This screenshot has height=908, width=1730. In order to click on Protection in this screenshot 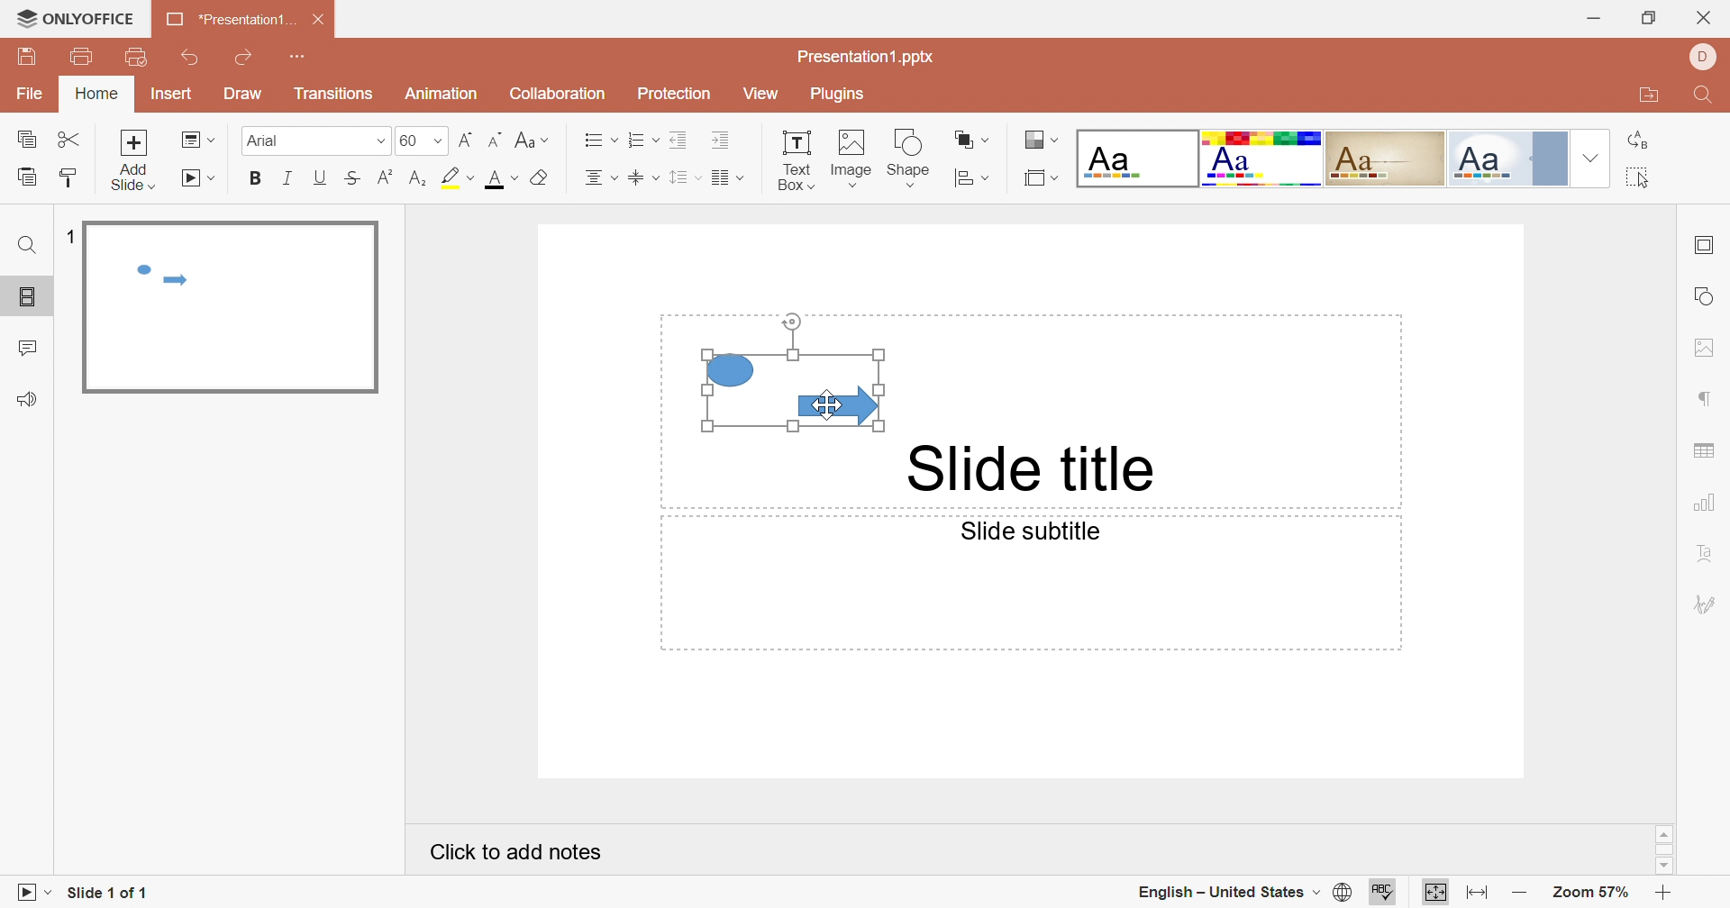, I will do `click(677, 96)`.